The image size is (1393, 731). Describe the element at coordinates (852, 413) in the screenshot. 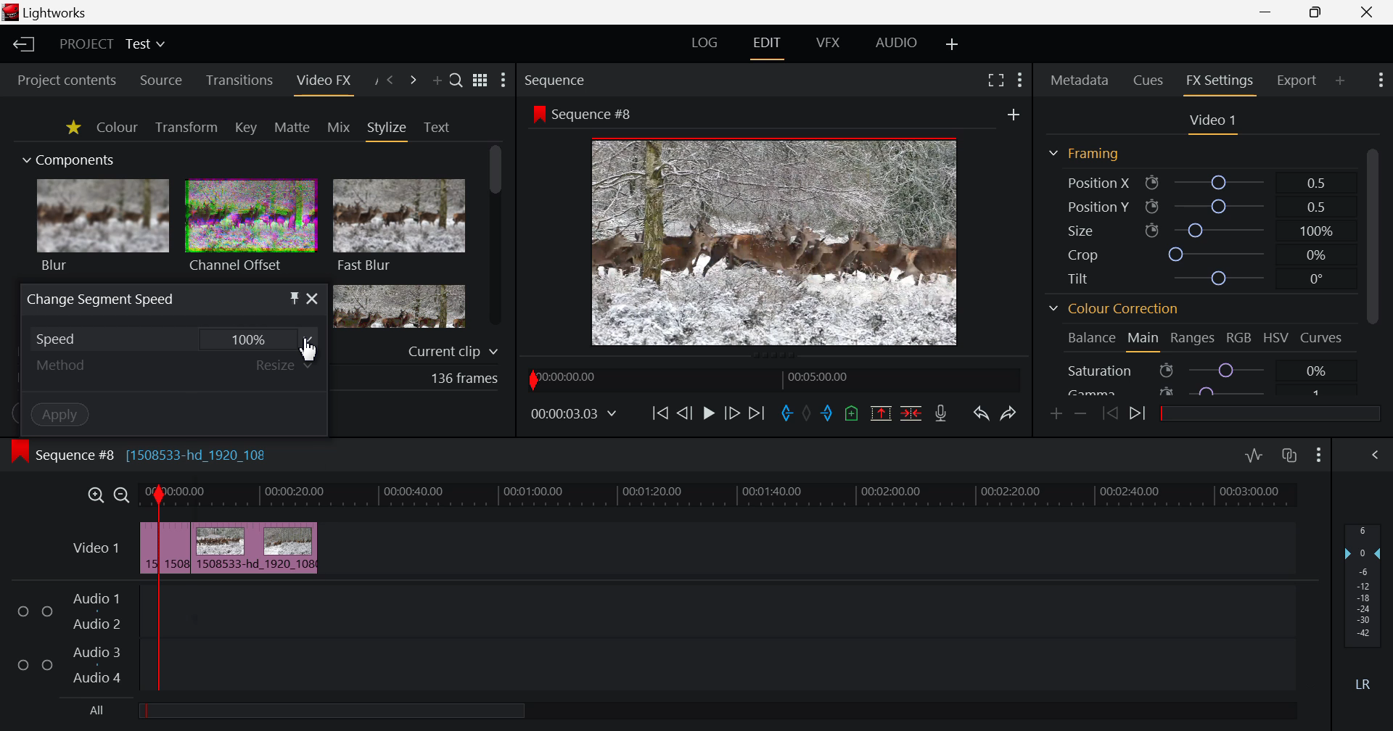

I see `Mark Cue` at that location.